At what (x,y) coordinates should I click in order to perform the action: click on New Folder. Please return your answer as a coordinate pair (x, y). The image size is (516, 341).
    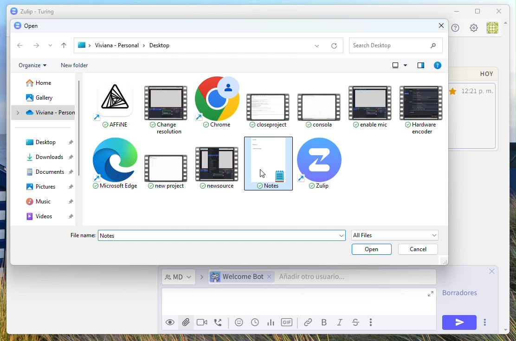
    Looking at the image, I should click on (74, 65).